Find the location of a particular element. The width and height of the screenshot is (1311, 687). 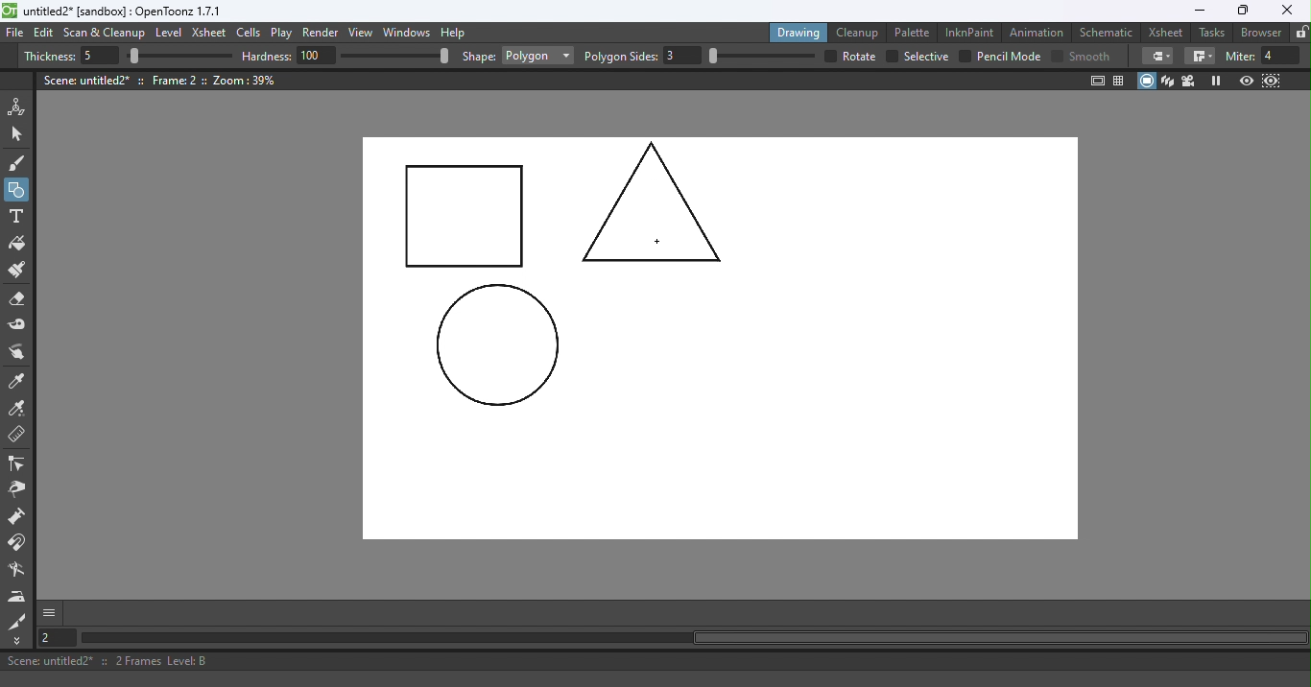

Geometric tool is located at coordinates (18, 190).